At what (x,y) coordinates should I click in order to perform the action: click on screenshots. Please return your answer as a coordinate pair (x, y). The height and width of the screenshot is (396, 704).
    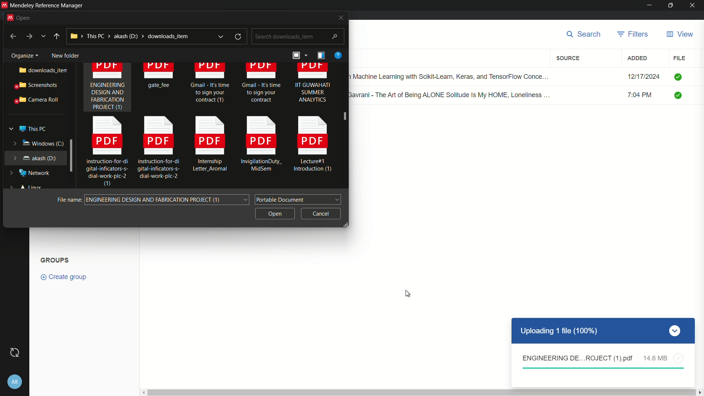
    Looking at the image, I should click on (35, 86).